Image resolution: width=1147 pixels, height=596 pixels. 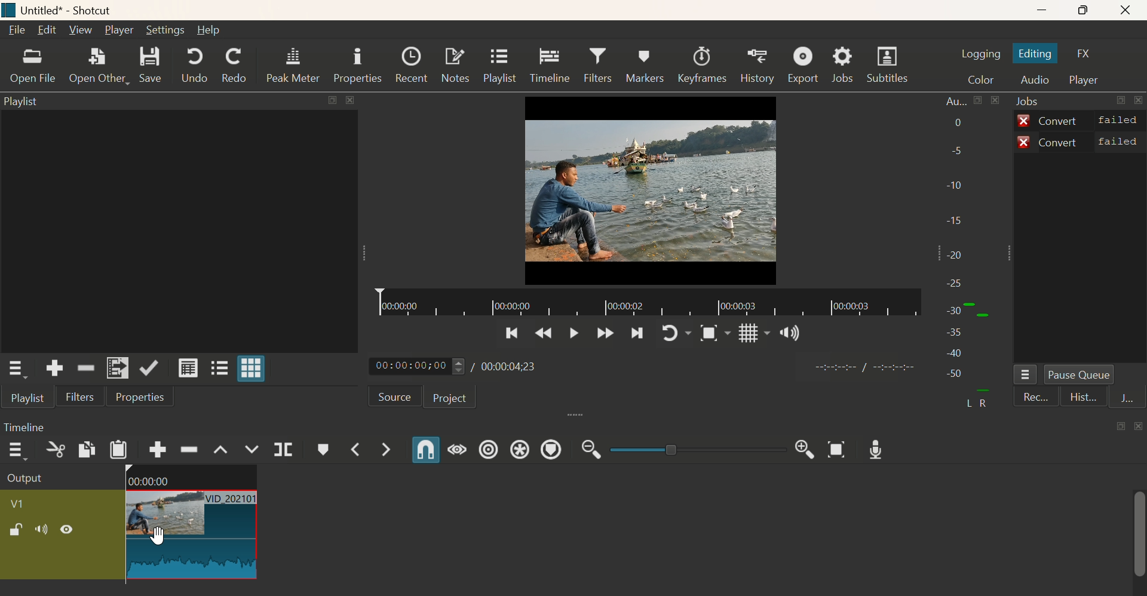 I want to click on Edit, so click(x=47, y=32).